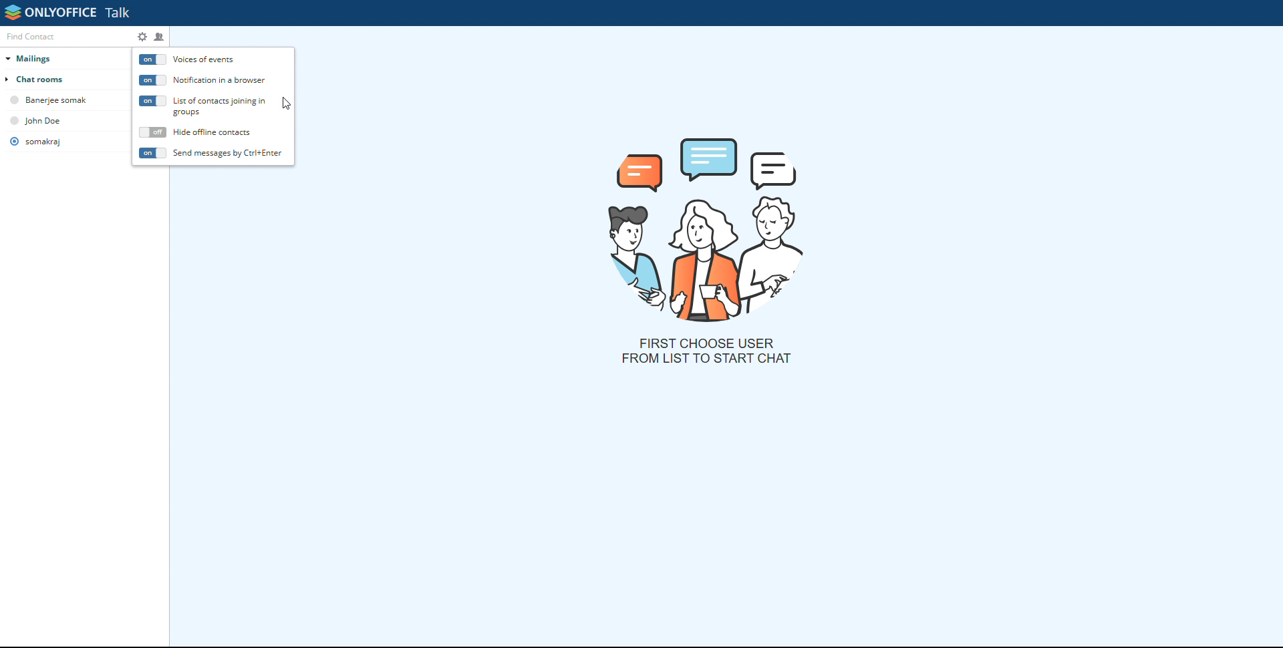 This screenshot has width=1283, height=648. What do you see at coordinates (60, 79) in the screenshot?
I see `chat rooms` at bounding box center [60, 79].